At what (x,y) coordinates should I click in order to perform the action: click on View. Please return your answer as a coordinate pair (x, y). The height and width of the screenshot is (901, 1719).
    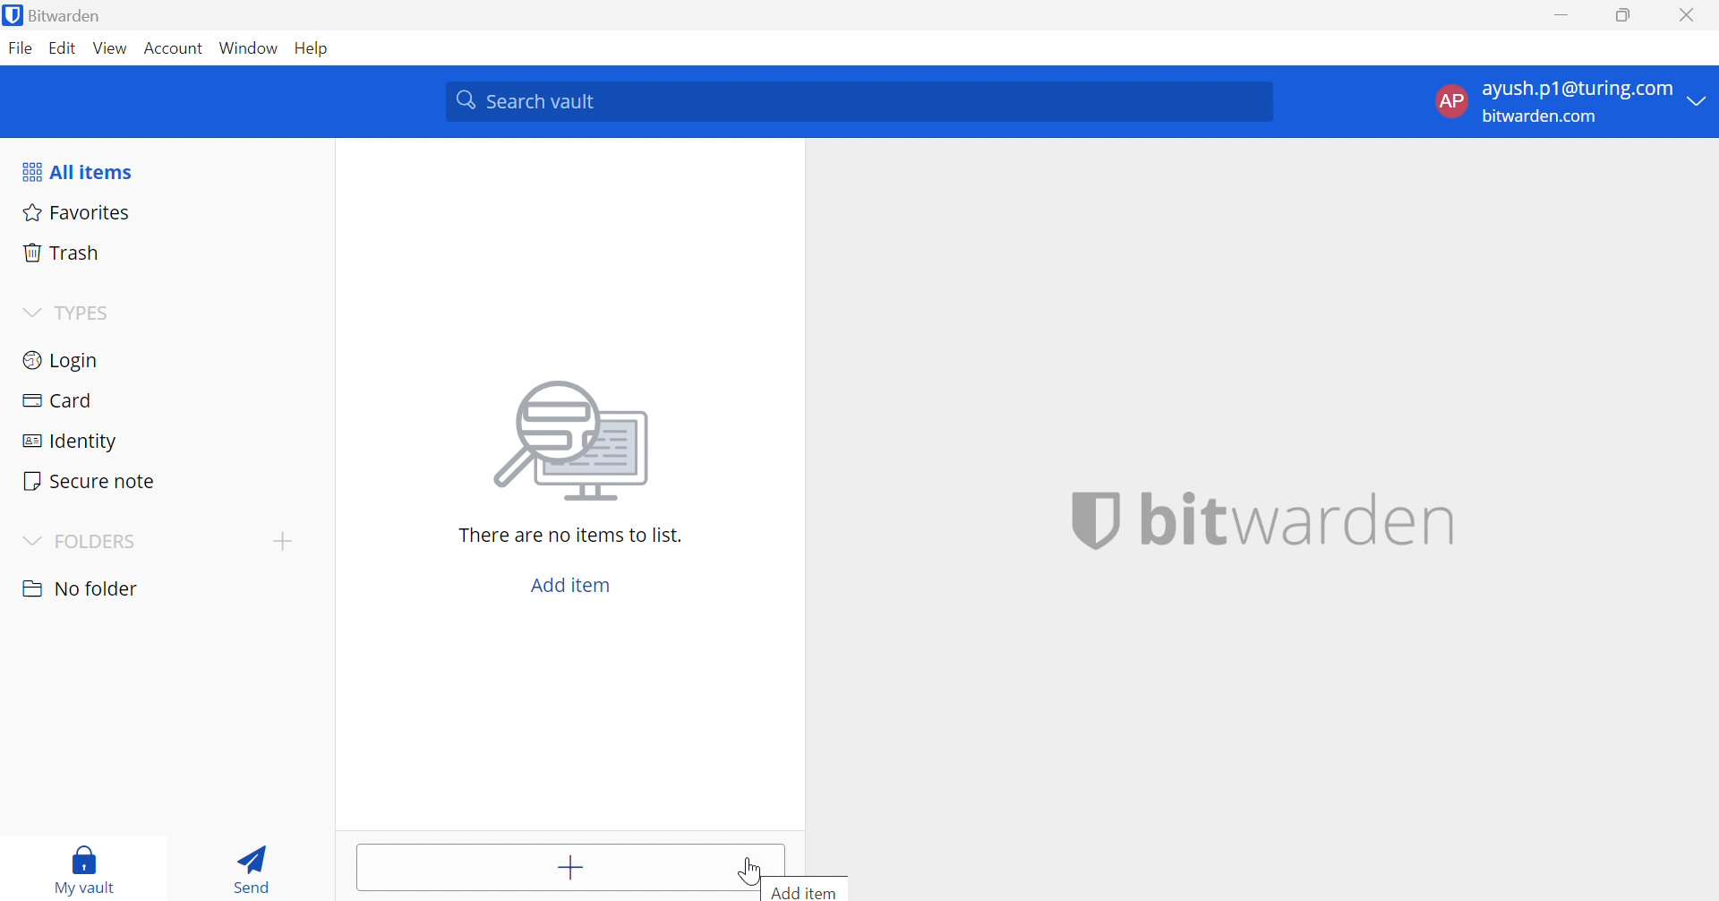
    Looking at the image, I should click on (111, 50).